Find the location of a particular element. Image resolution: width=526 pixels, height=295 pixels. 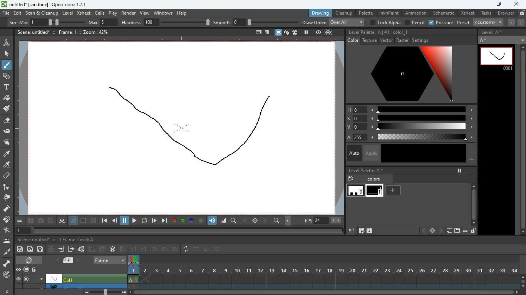

divide is located at coordinates (51, 222).